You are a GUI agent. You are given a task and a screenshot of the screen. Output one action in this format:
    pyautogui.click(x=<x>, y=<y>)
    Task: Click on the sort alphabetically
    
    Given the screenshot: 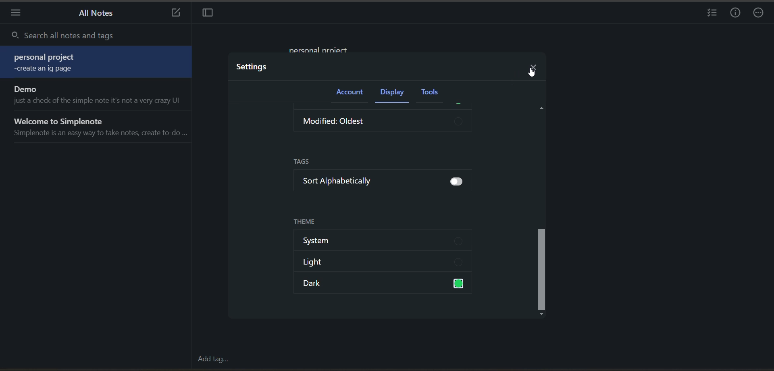 What is the action you would take?
    pyautogui.click(x=381, y=183)
    